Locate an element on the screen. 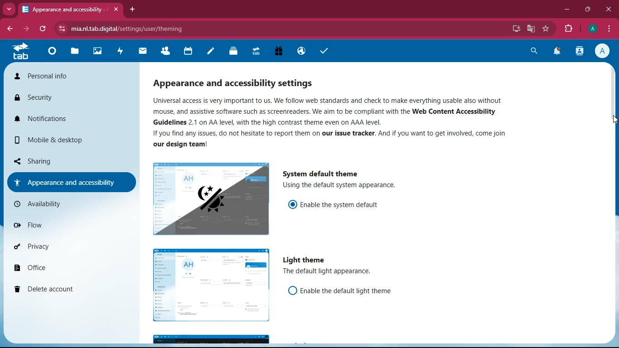  profile is located at coordinates (592, 29).